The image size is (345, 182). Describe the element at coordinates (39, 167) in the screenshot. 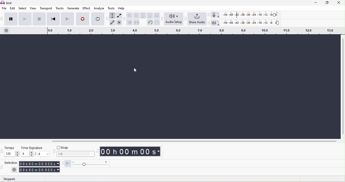

I see `selection` at that location.